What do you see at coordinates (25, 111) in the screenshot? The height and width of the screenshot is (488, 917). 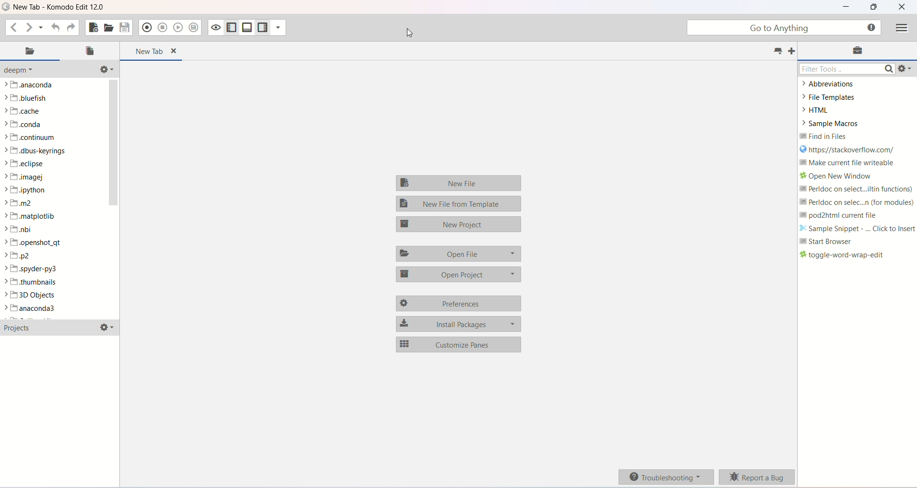 I see `cache` at bounding box center [25, 111].